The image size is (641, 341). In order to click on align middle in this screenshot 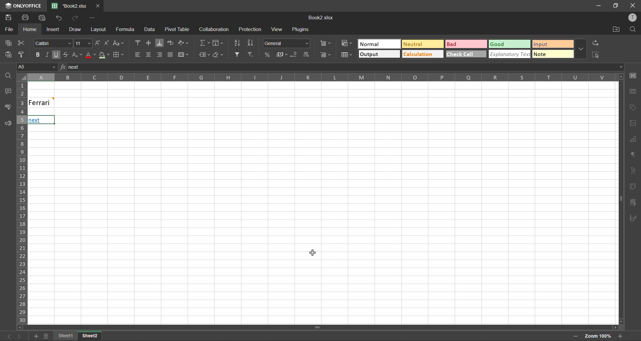, I will do `click(149, 43)`.